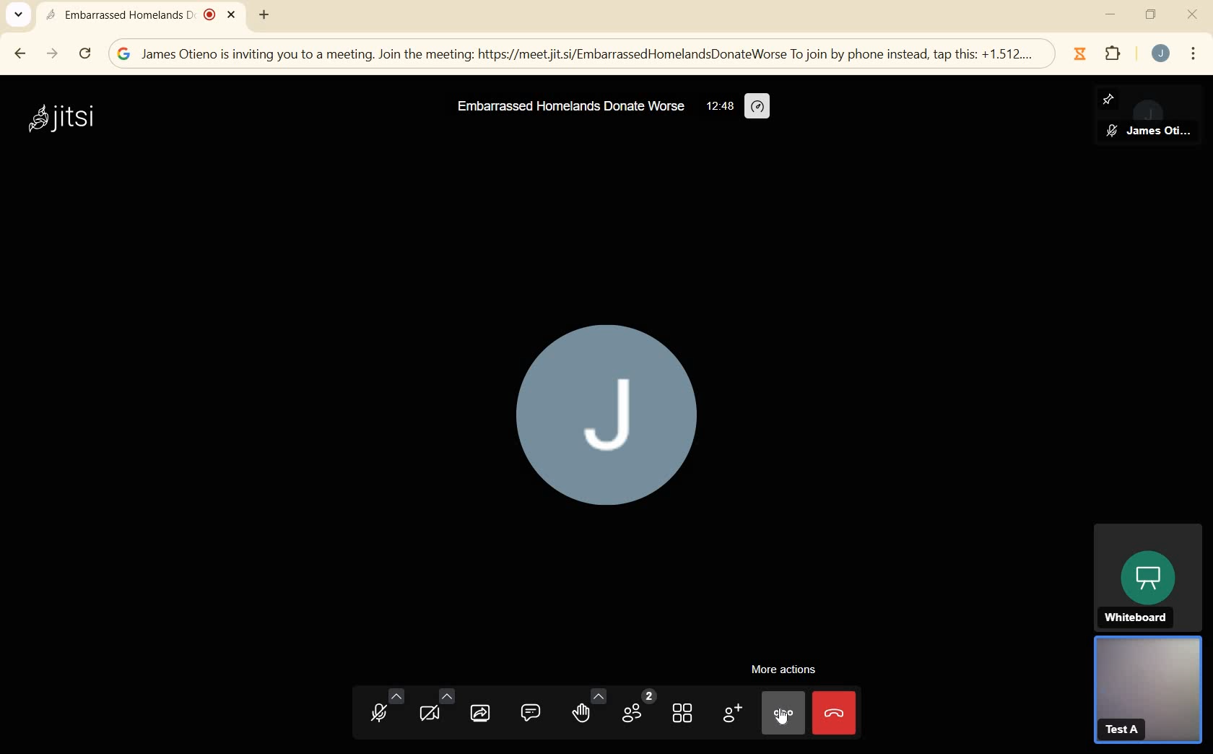 This screenshot has height=754, width=1213. Describe the element at coordinates (1078, 53) in the screenshot. I see `Jibble` at that location.